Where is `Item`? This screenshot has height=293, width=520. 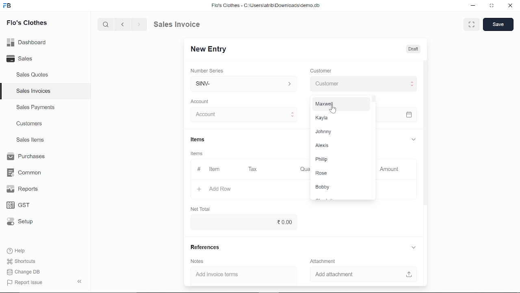 Item is located at coordinates (210, 170).